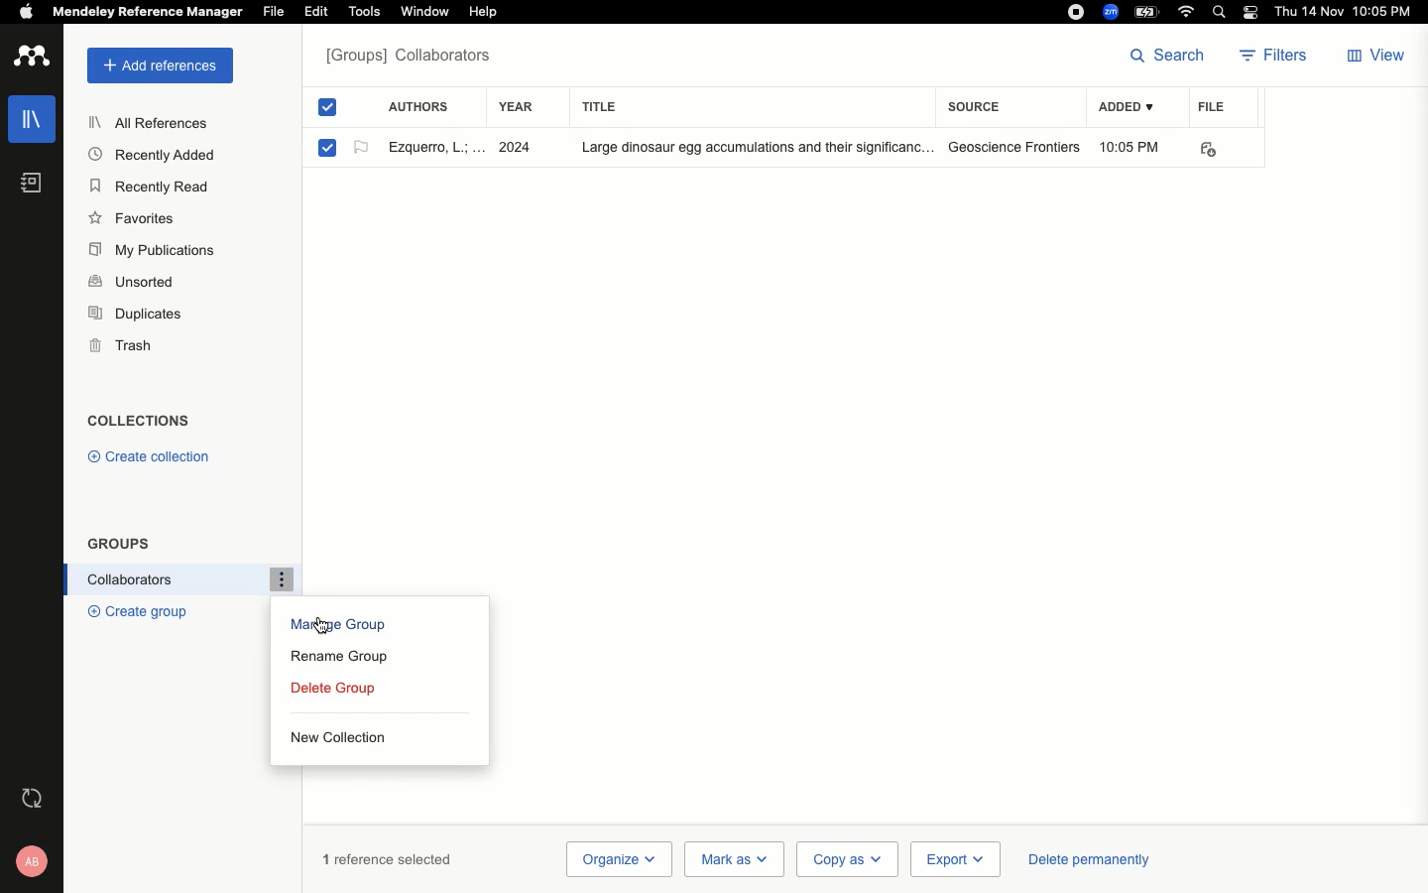  What do you see at coordinates (156, 65) in the screenshot?
I see `Add references` at bounding box center [156, 65].